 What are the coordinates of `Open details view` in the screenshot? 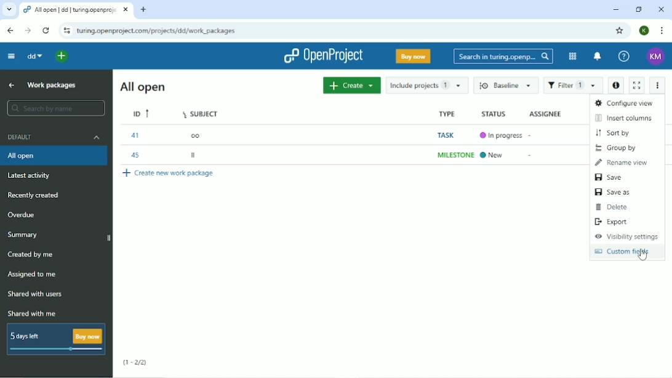 It's located at (617, 84).